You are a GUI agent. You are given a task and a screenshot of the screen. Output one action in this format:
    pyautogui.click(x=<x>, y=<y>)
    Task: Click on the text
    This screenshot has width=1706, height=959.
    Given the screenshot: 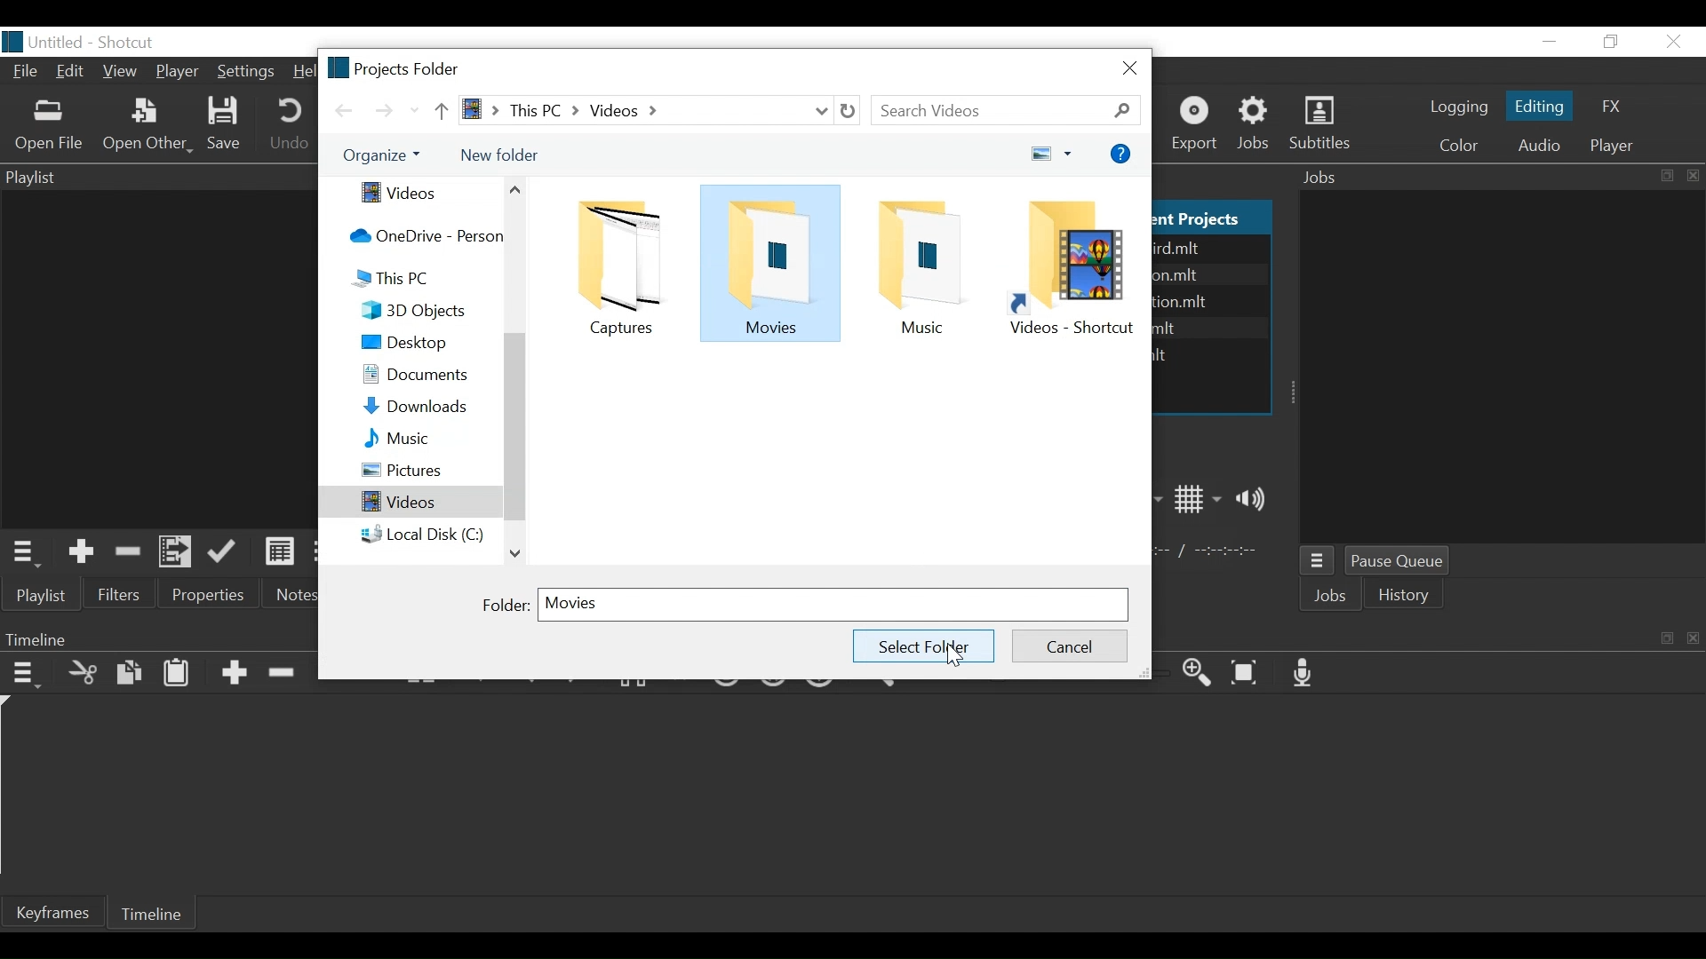 What is the action you would take?
    pyautogui.click(x=1218, y=284)
    